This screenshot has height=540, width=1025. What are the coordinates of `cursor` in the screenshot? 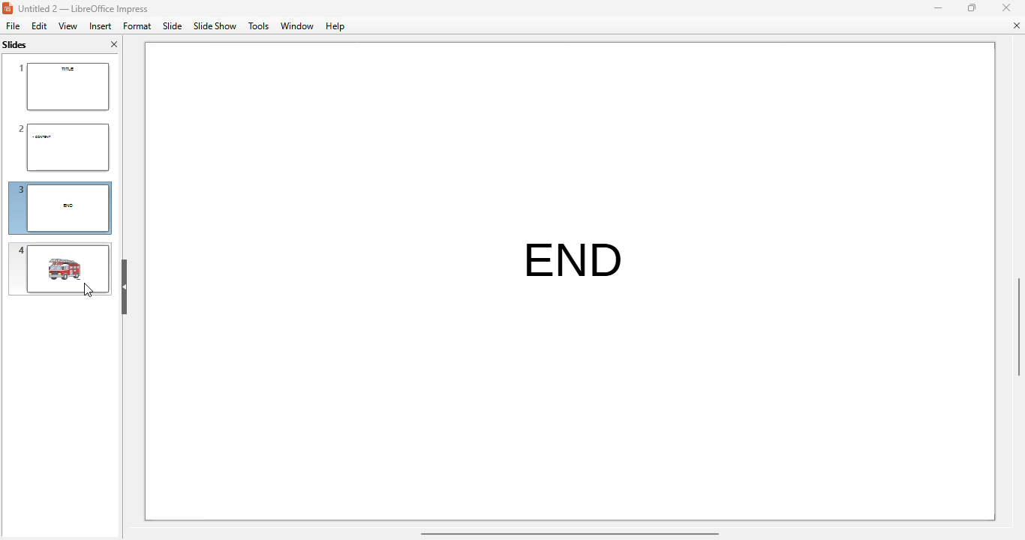 It's located at (88, 289).